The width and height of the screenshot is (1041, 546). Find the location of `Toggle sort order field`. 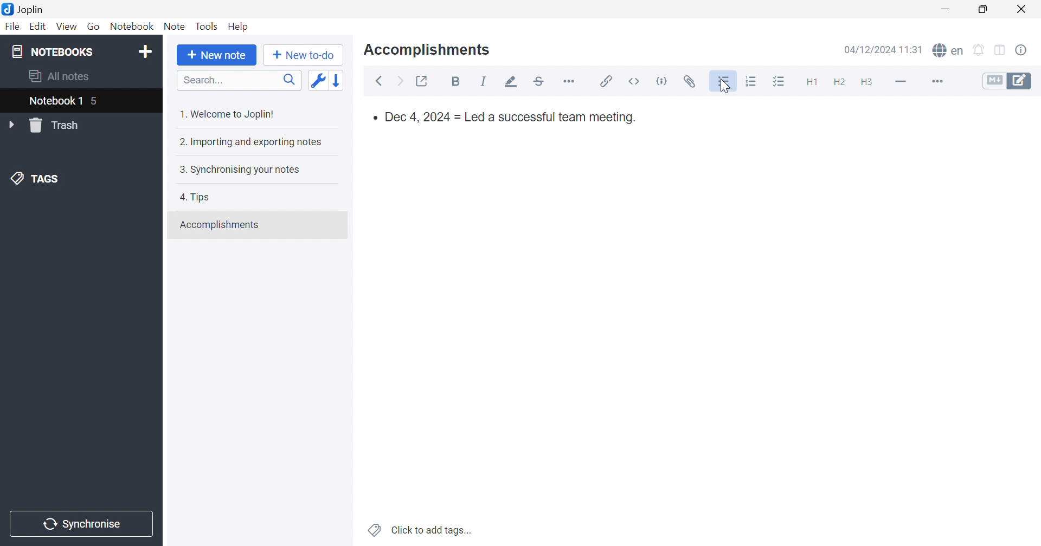

Toggle sort order field is located at coordinates (316, 80).